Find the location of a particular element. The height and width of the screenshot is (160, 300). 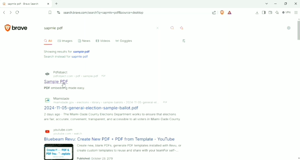

Mamidade is located at coordinates (62, 98).